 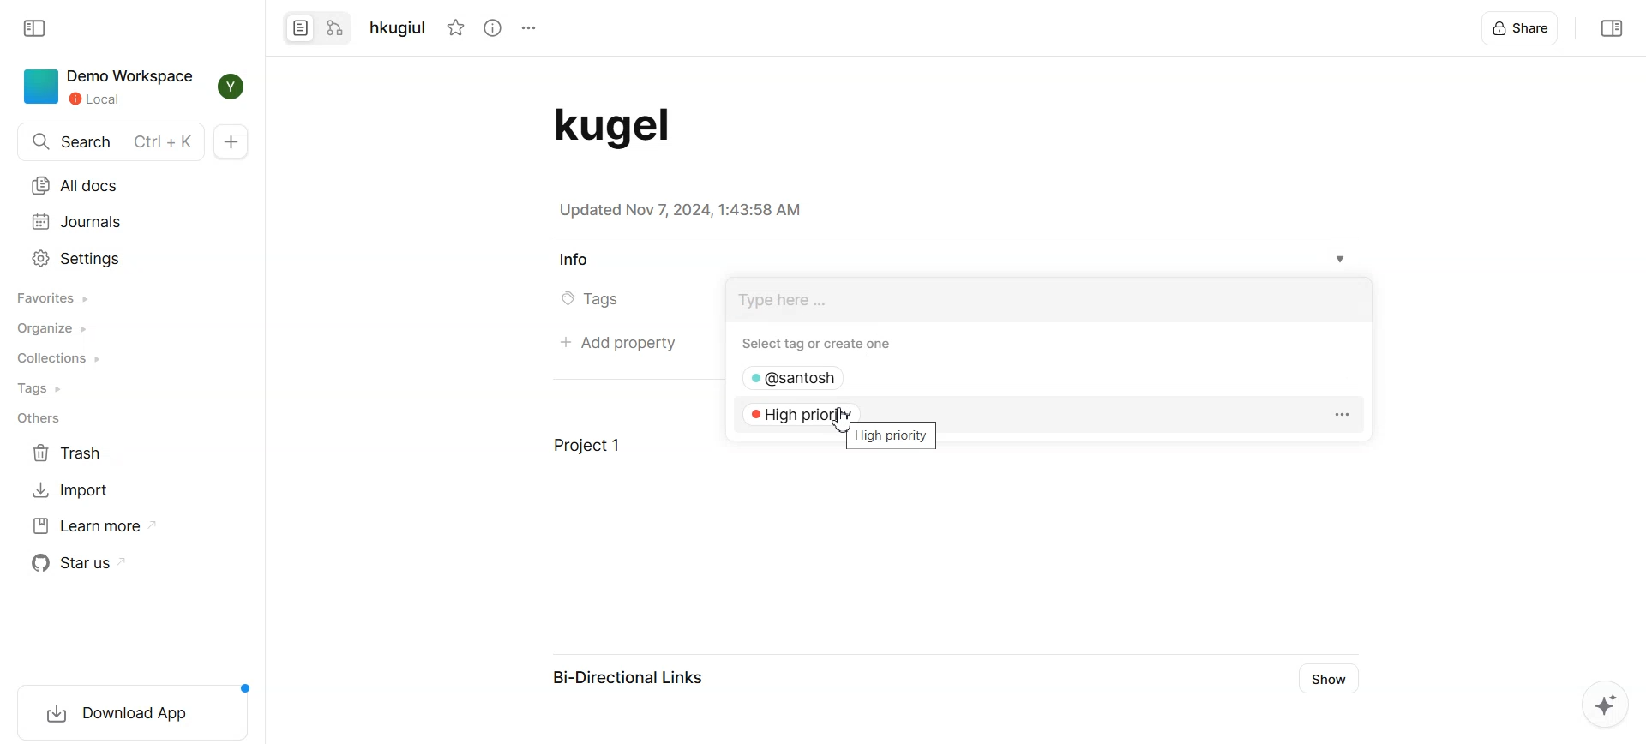 What do you see at coordinates (87, 562) in the screenshot?
I see `Star us` at bounding box center [87, 562].